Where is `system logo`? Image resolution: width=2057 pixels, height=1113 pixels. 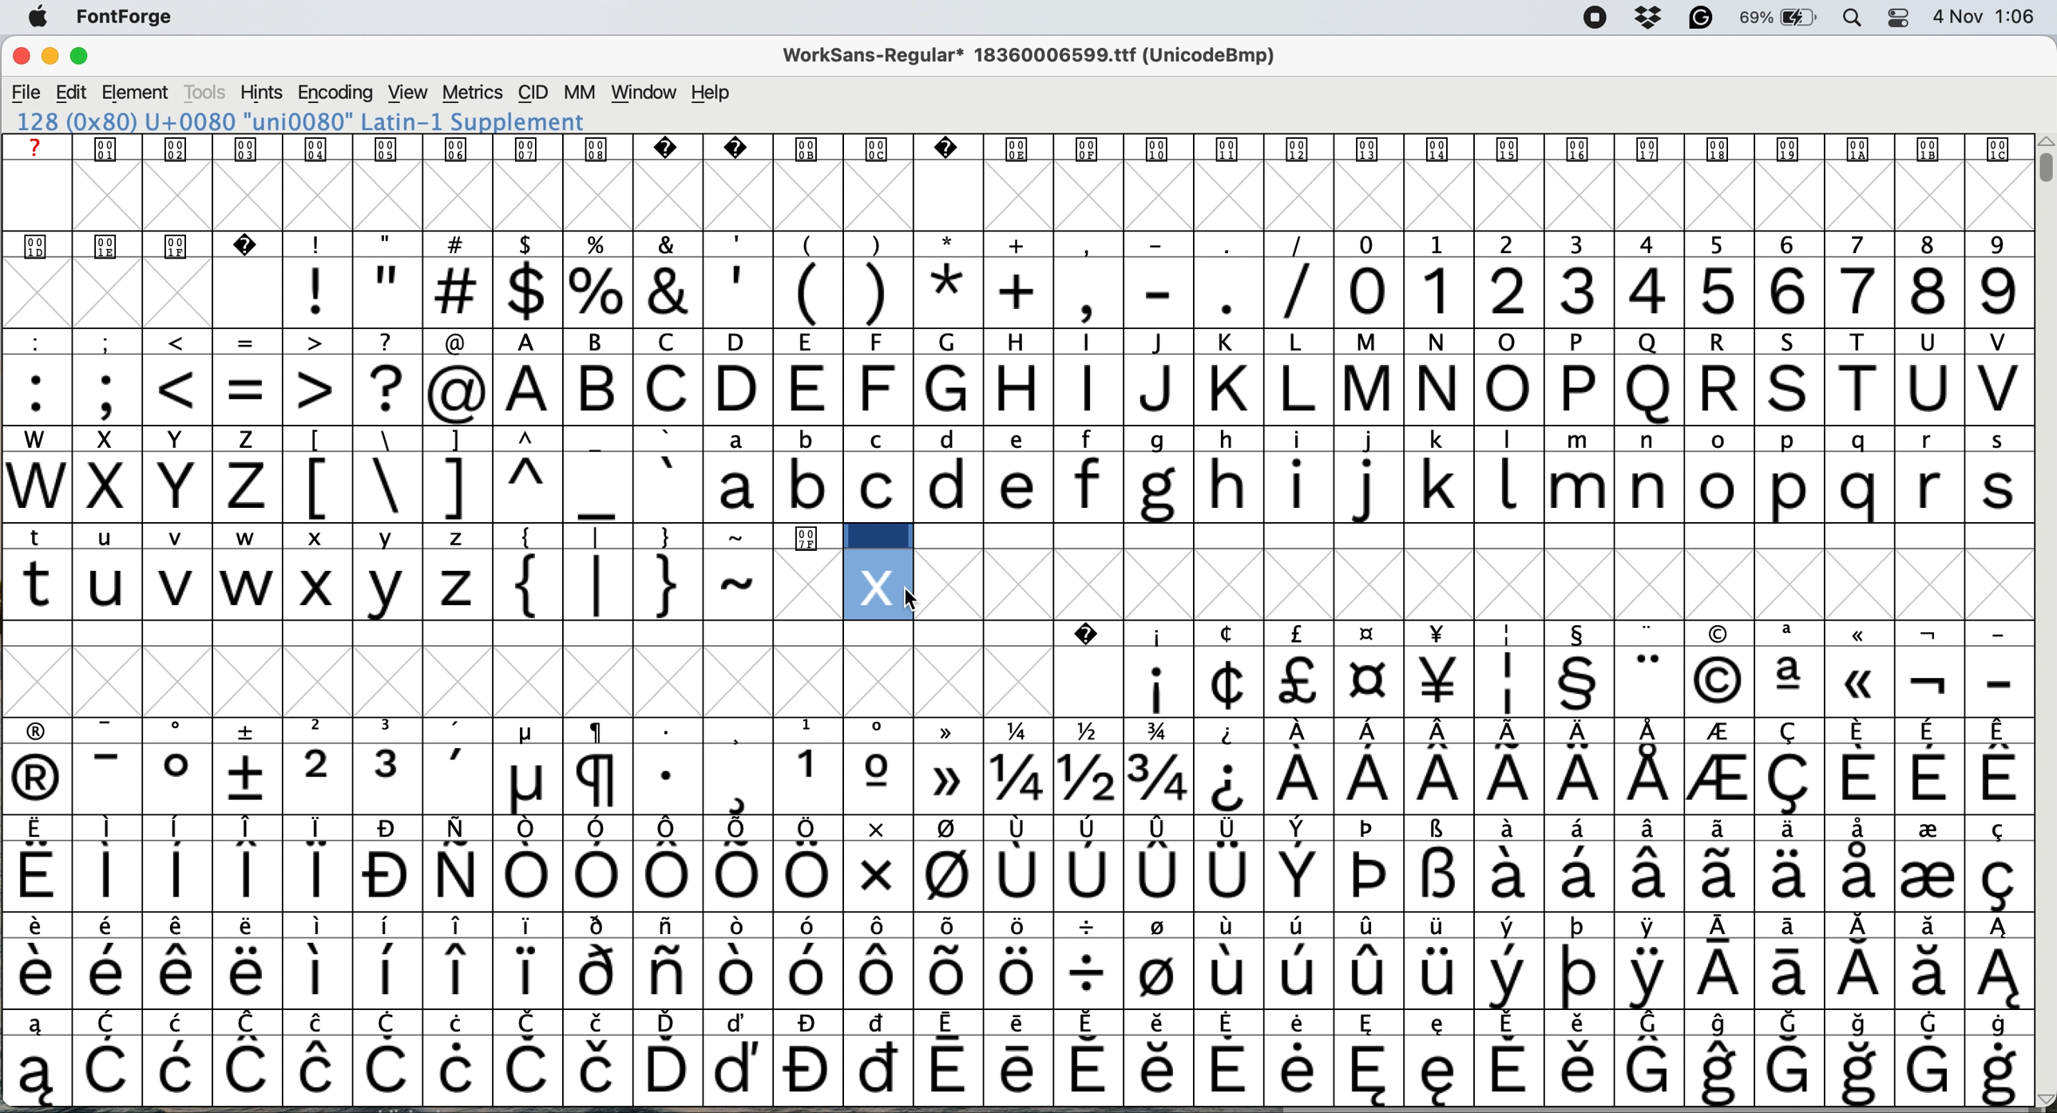 system logo is located at coordinates (45, 18).